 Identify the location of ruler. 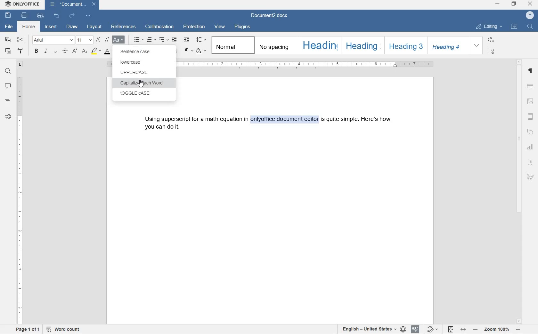
(307, 64).